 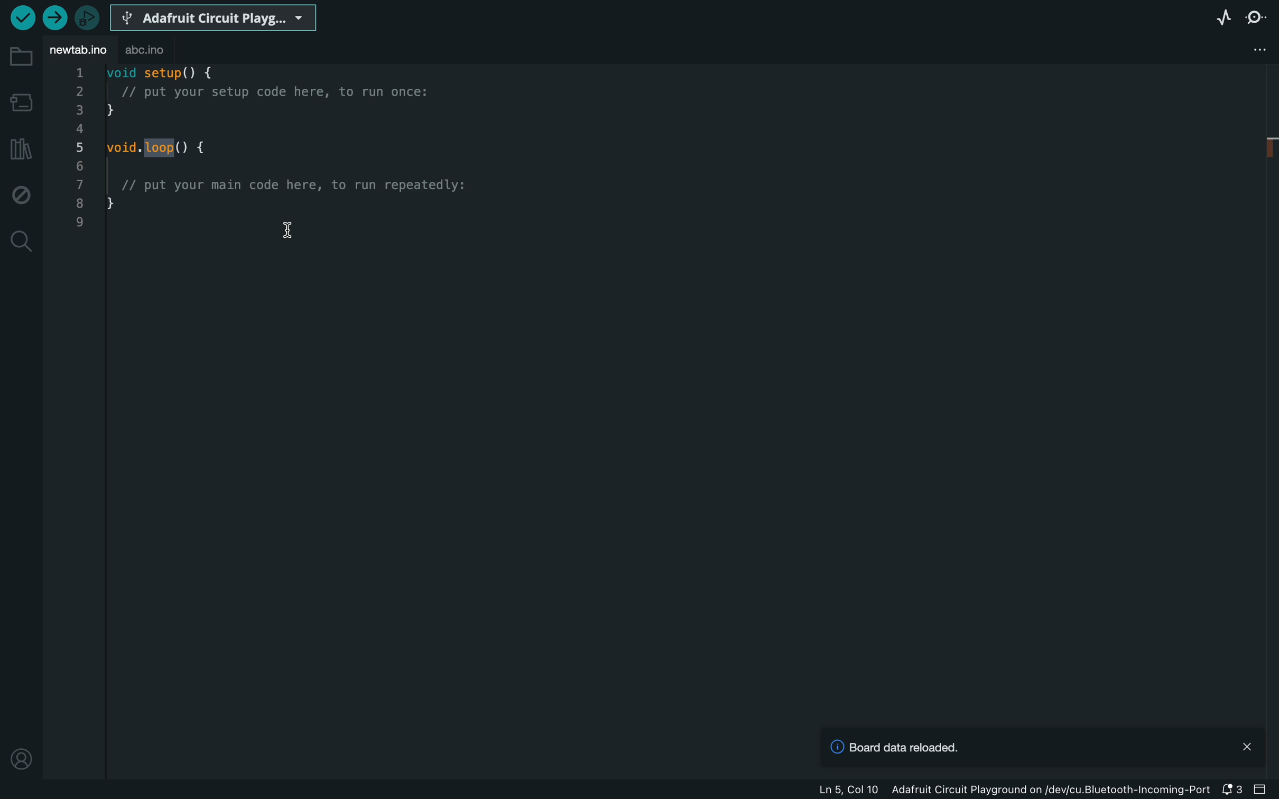 I want to click on upload, so click(x=54, y=17).